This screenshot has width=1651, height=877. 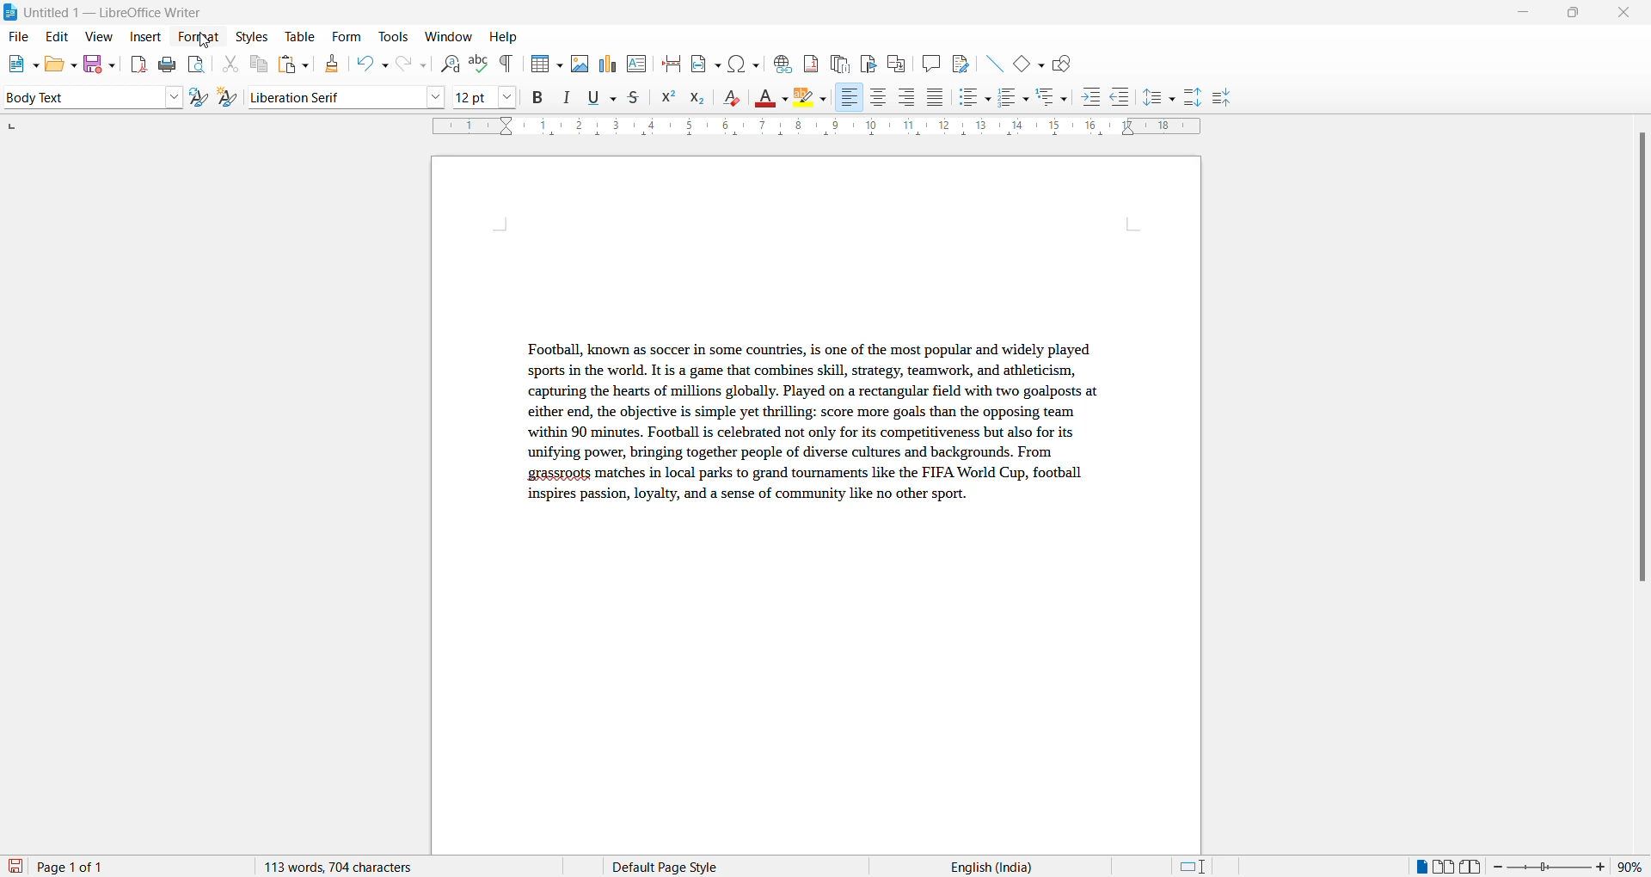 What do you see at coordinates (807, 60) in the screenshot?
I see `insert footnote` at bounding box center [807, 60].